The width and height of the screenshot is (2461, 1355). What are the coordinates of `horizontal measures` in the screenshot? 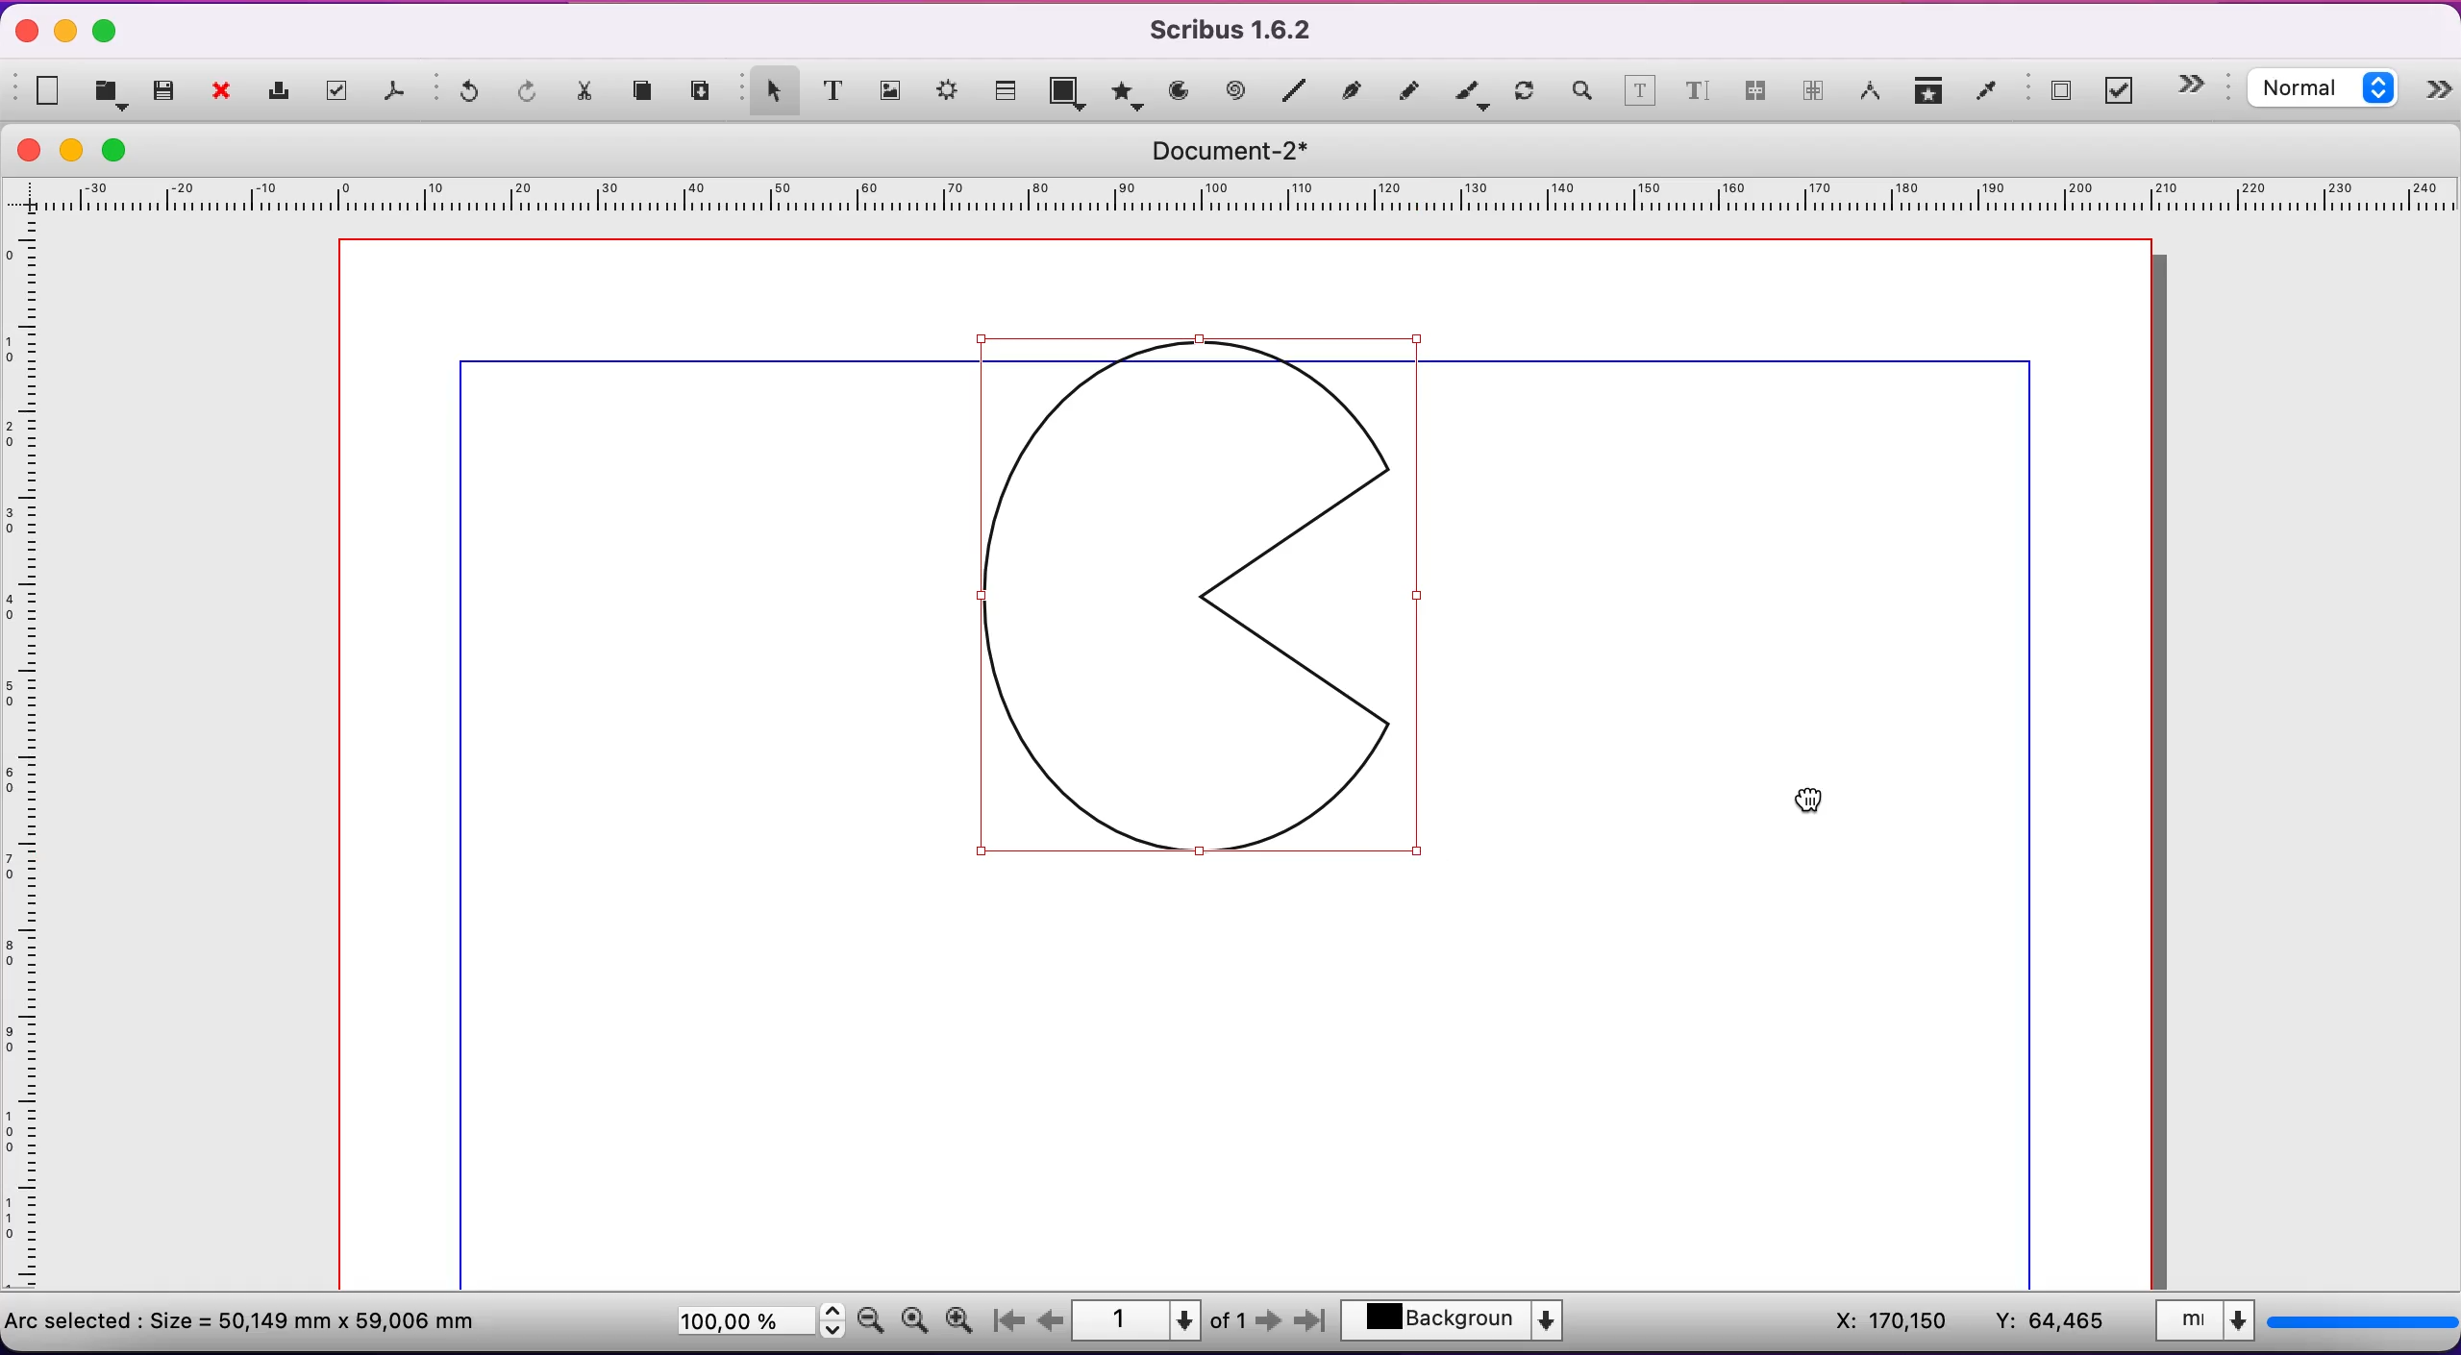 It's located at (1235, 202).